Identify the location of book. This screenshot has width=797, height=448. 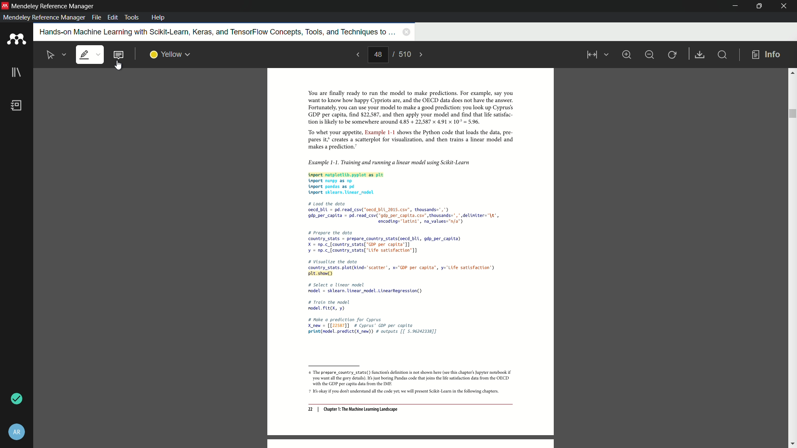
(17, 105).